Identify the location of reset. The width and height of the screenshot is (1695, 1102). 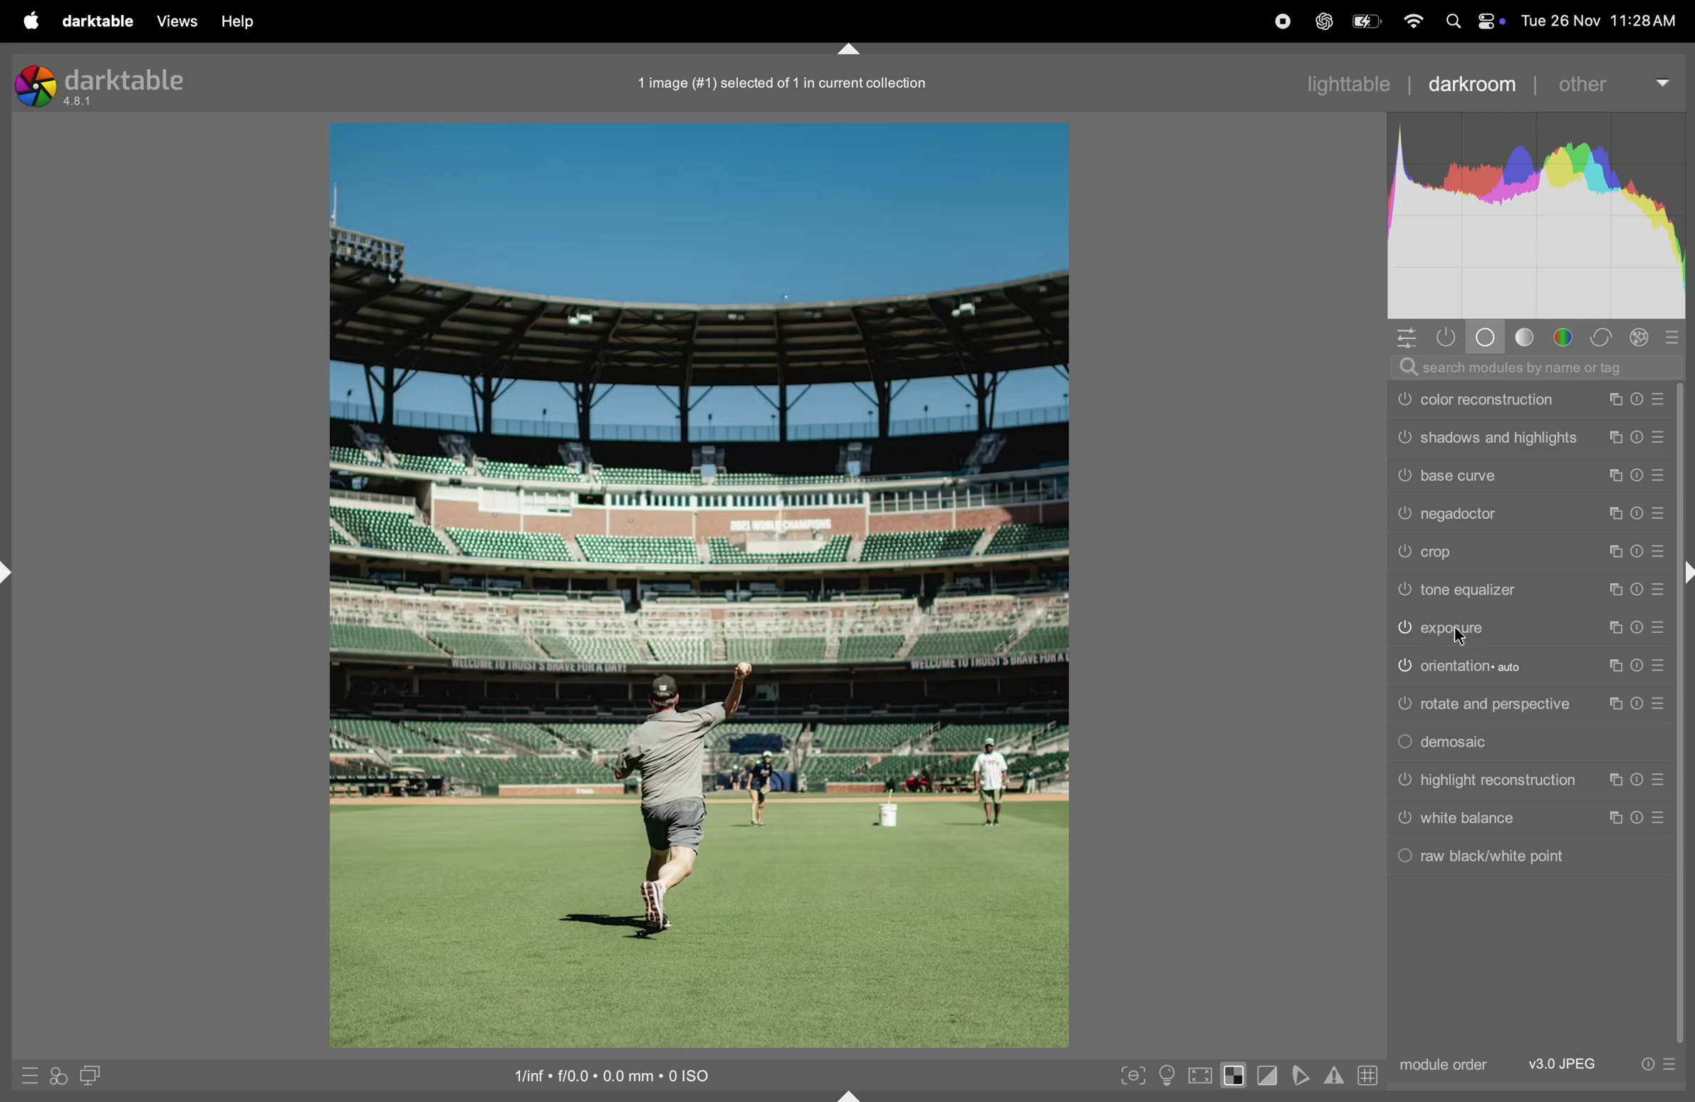
(1647, 1062).